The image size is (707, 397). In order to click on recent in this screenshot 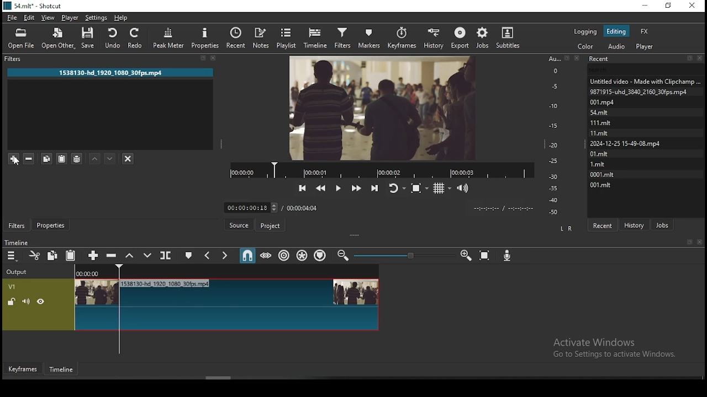, I will do `click(646, 58)`.